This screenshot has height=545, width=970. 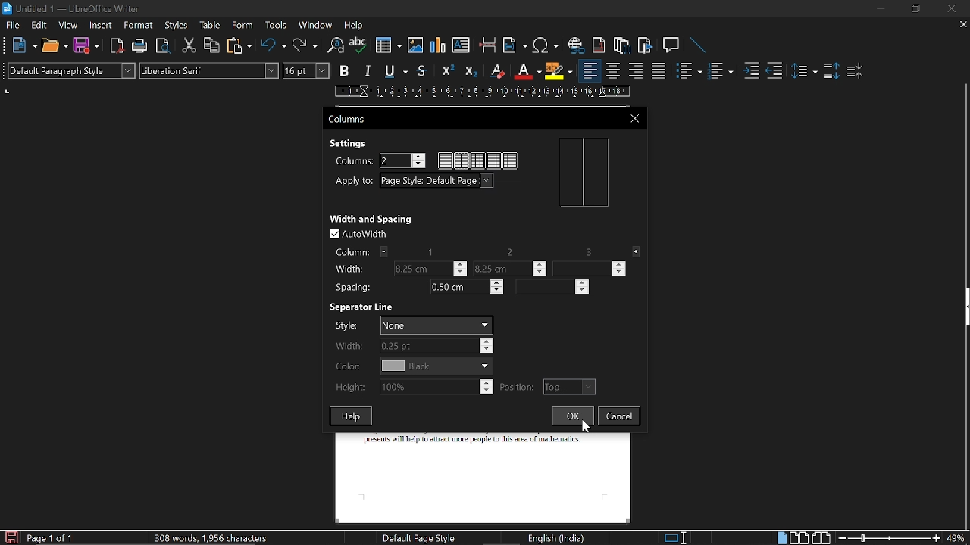 I want to click on Apply to, so click(x=437, y=180).